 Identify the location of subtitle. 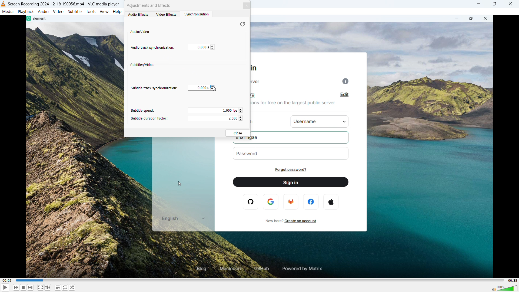
(75, 11).